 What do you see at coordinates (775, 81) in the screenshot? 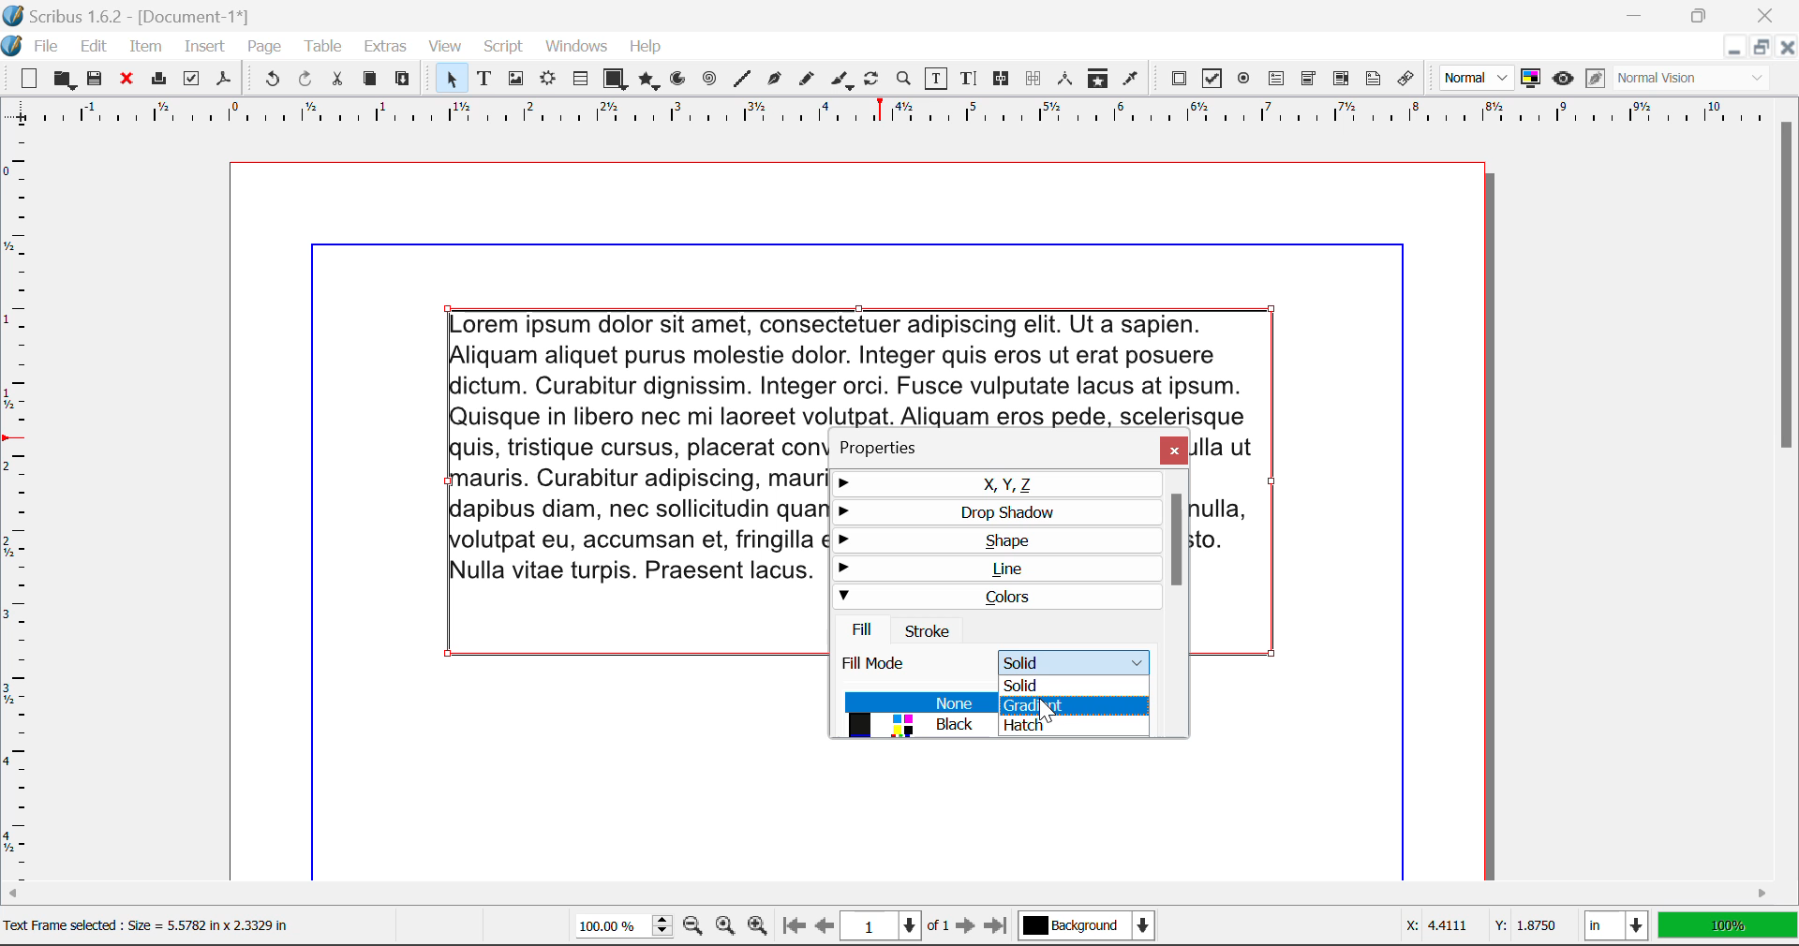
I see `Bezier Curve` at bounding box center [775, 81].